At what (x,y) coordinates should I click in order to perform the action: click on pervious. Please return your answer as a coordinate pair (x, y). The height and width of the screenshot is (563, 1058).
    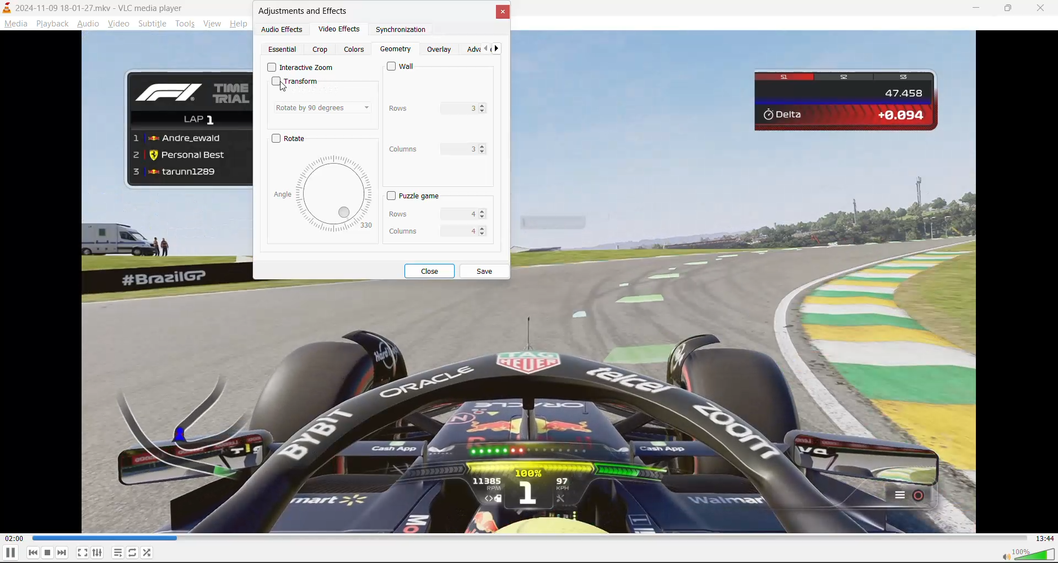
    Looking at the image, I should click on (484, 49).